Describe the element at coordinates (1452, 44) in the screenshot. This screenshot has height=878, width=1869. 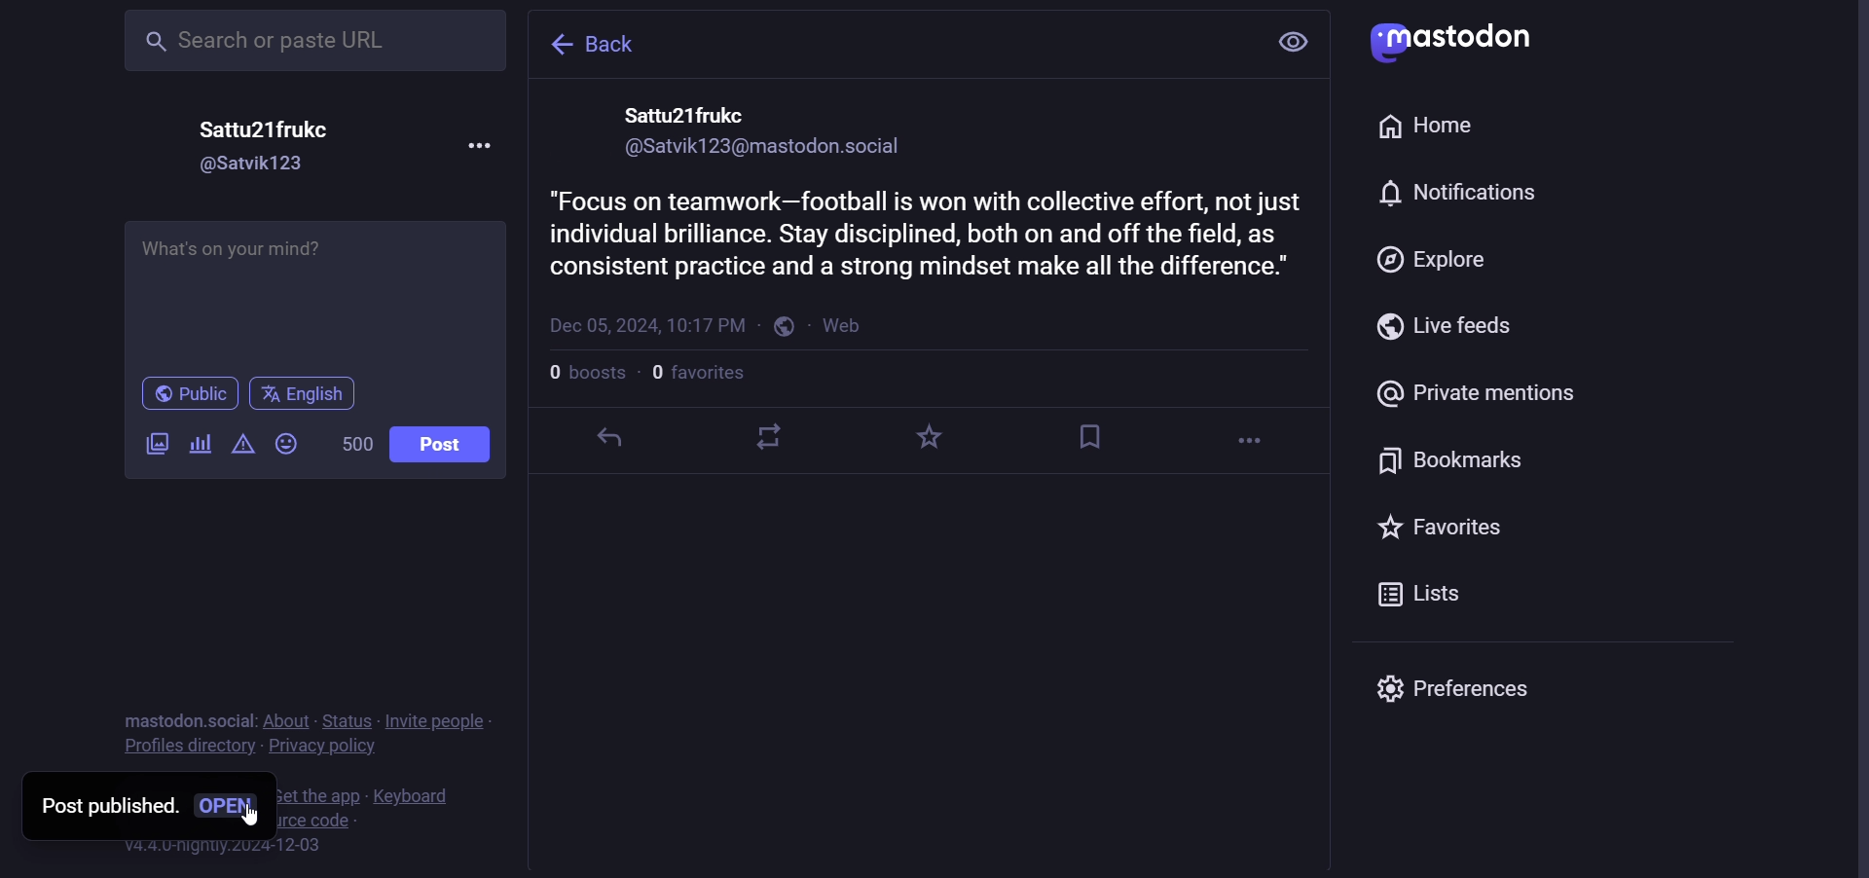
I see `mastodon` at that location.